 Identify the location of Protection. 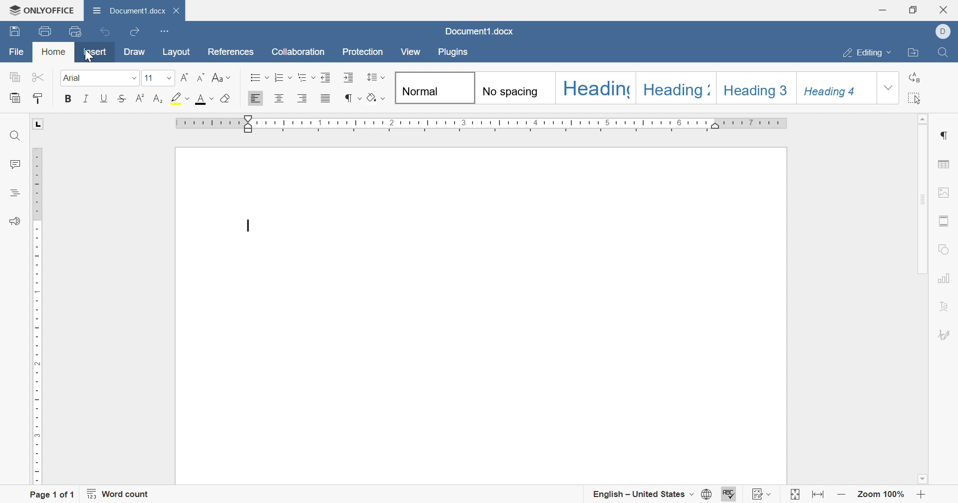
(364, 52).